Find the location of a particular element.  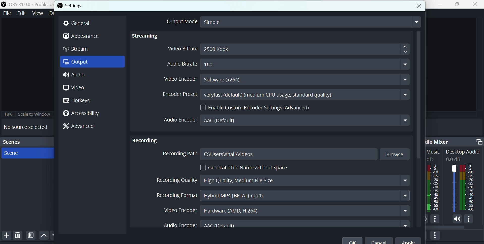

OBS 31.0 .0 profile untitled scenes new scene is located at coordinates (26, 4).